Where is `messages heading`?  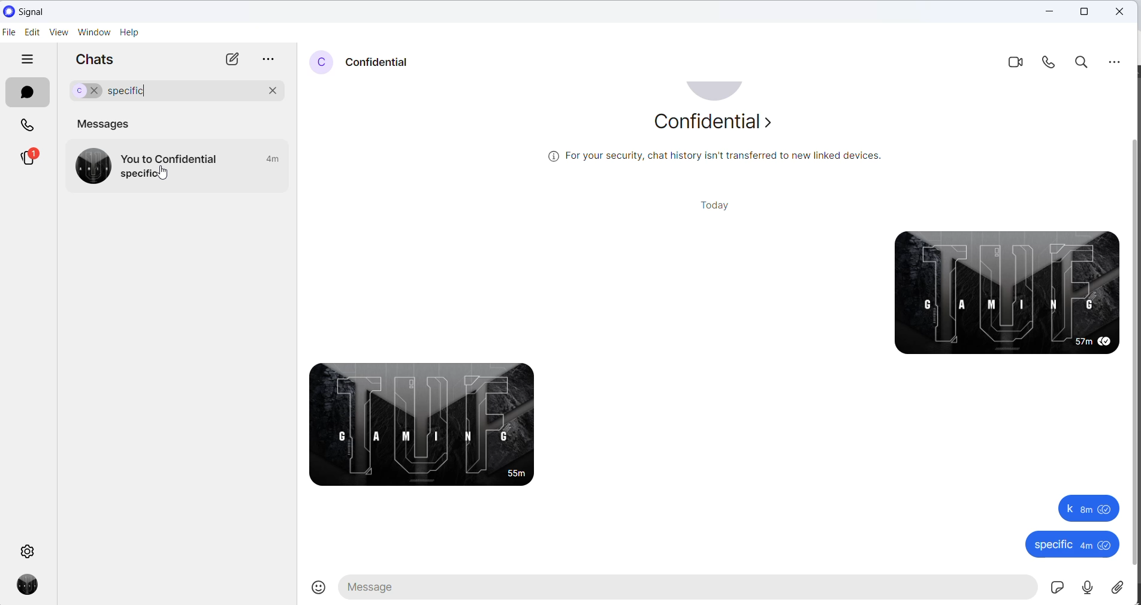
messages heading is located at coordinates (107, 123).